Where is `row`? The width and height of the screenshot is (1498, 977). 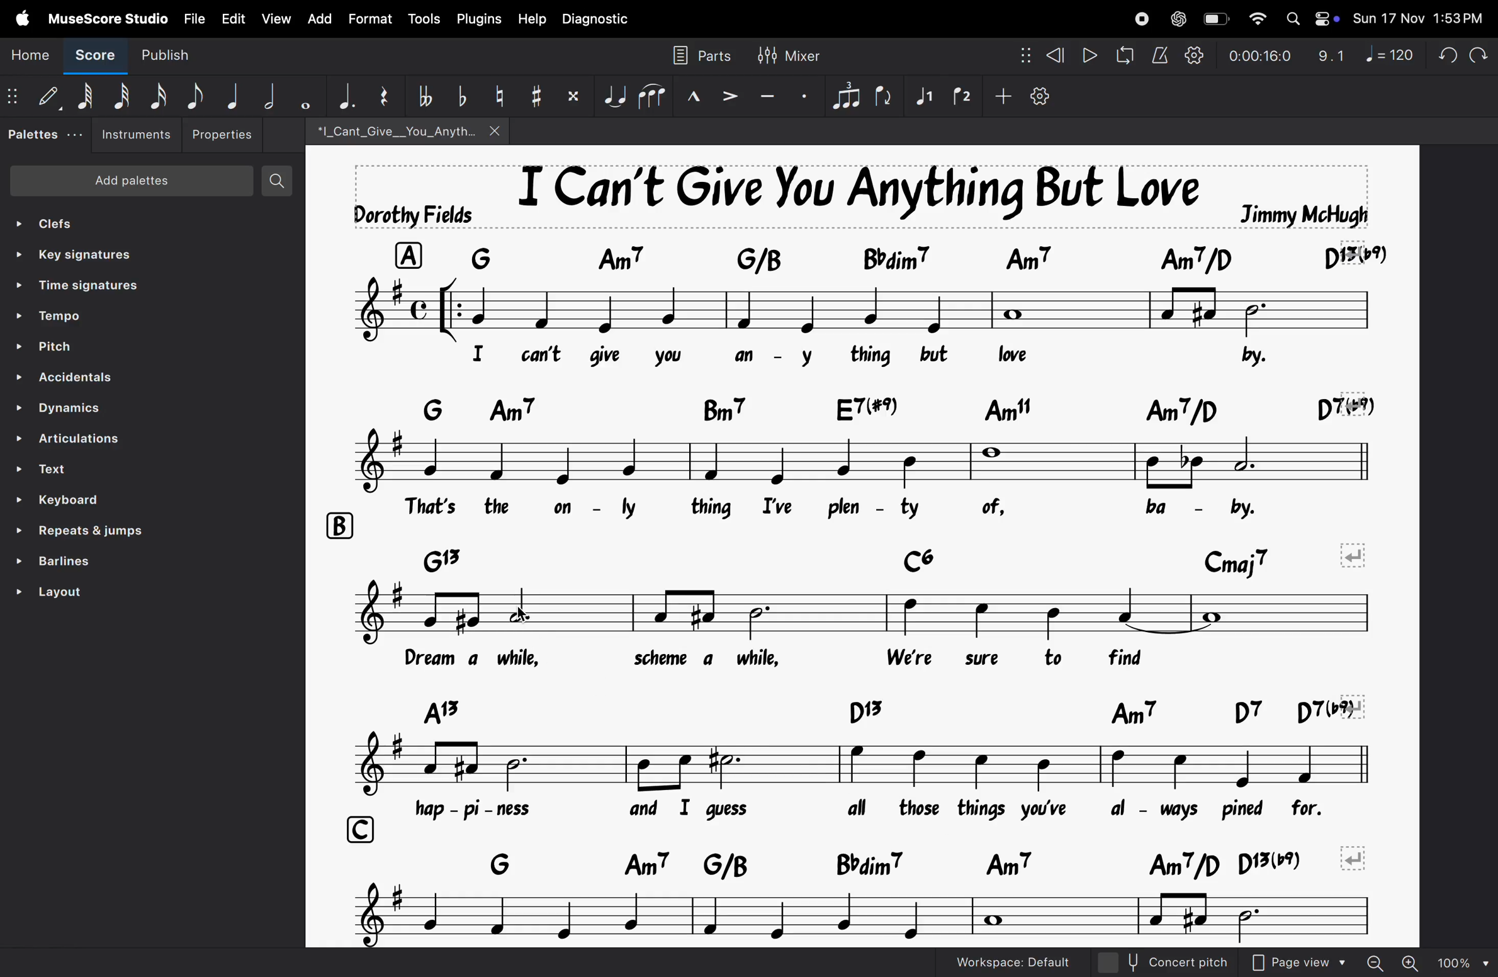
row is located at coordinates (362, 827).